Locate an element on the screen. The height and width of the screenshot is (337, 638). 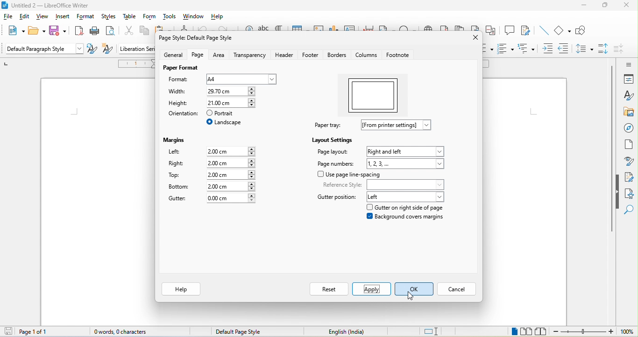
minimize is located at coordinates (584, 7).